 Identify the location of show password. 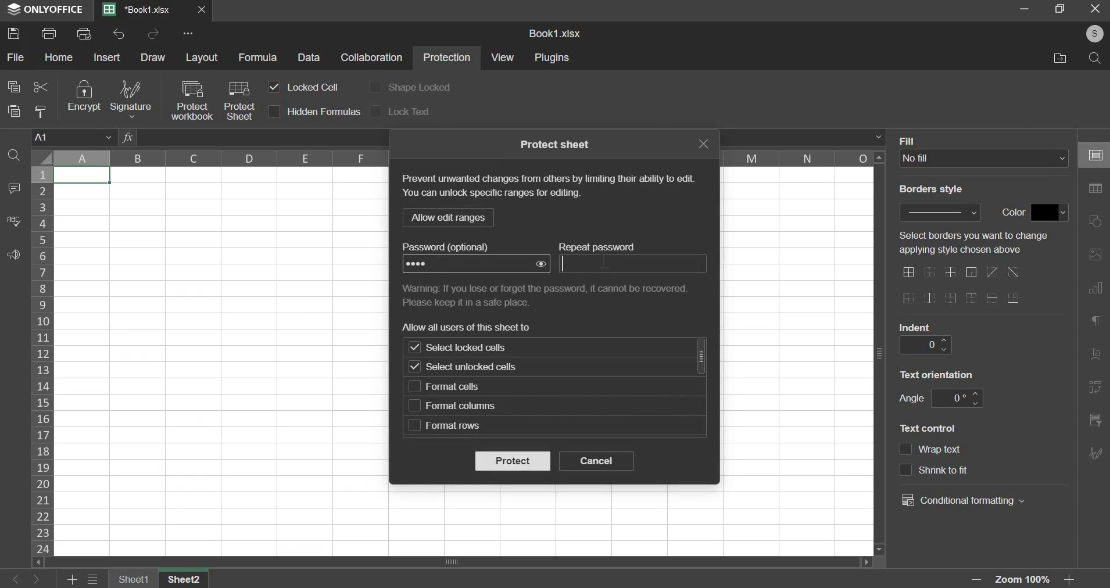
(542, 264).